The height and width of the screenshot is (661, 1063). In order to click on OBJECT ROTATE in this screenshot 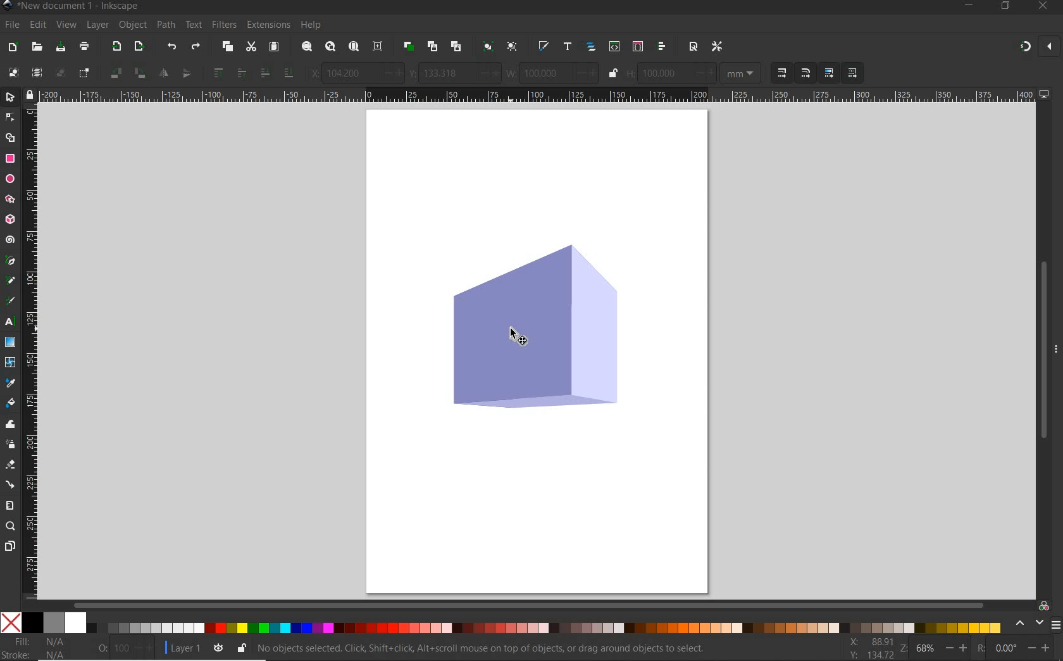, I will do `click(115, 72)`.